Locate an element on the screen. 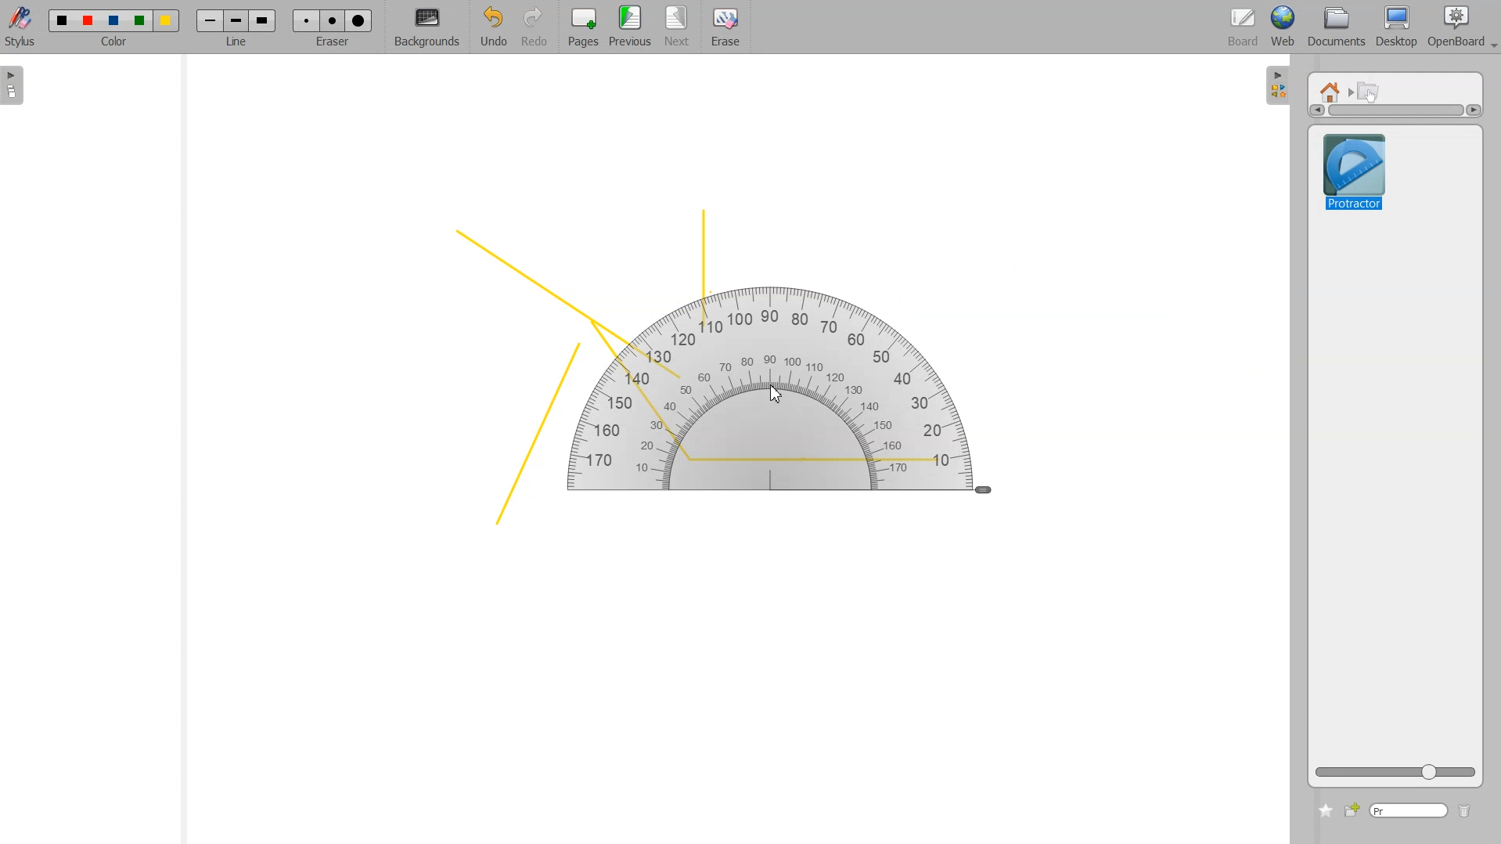 Image resolution: width=1501 pixels, height=844 pixels. Delete is located at coordinates (1465, 812).